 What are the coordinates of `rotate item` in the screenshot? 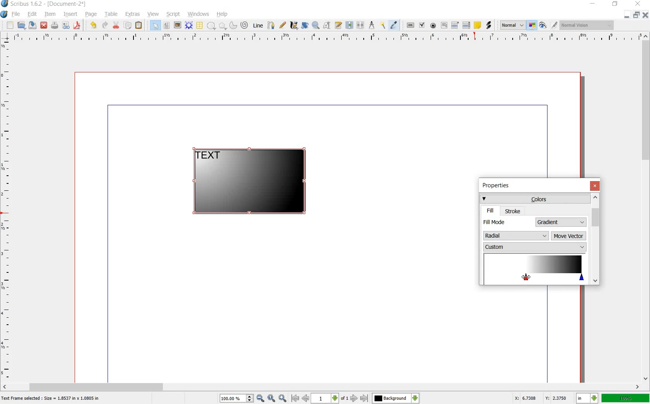 It's located at (305, 26).